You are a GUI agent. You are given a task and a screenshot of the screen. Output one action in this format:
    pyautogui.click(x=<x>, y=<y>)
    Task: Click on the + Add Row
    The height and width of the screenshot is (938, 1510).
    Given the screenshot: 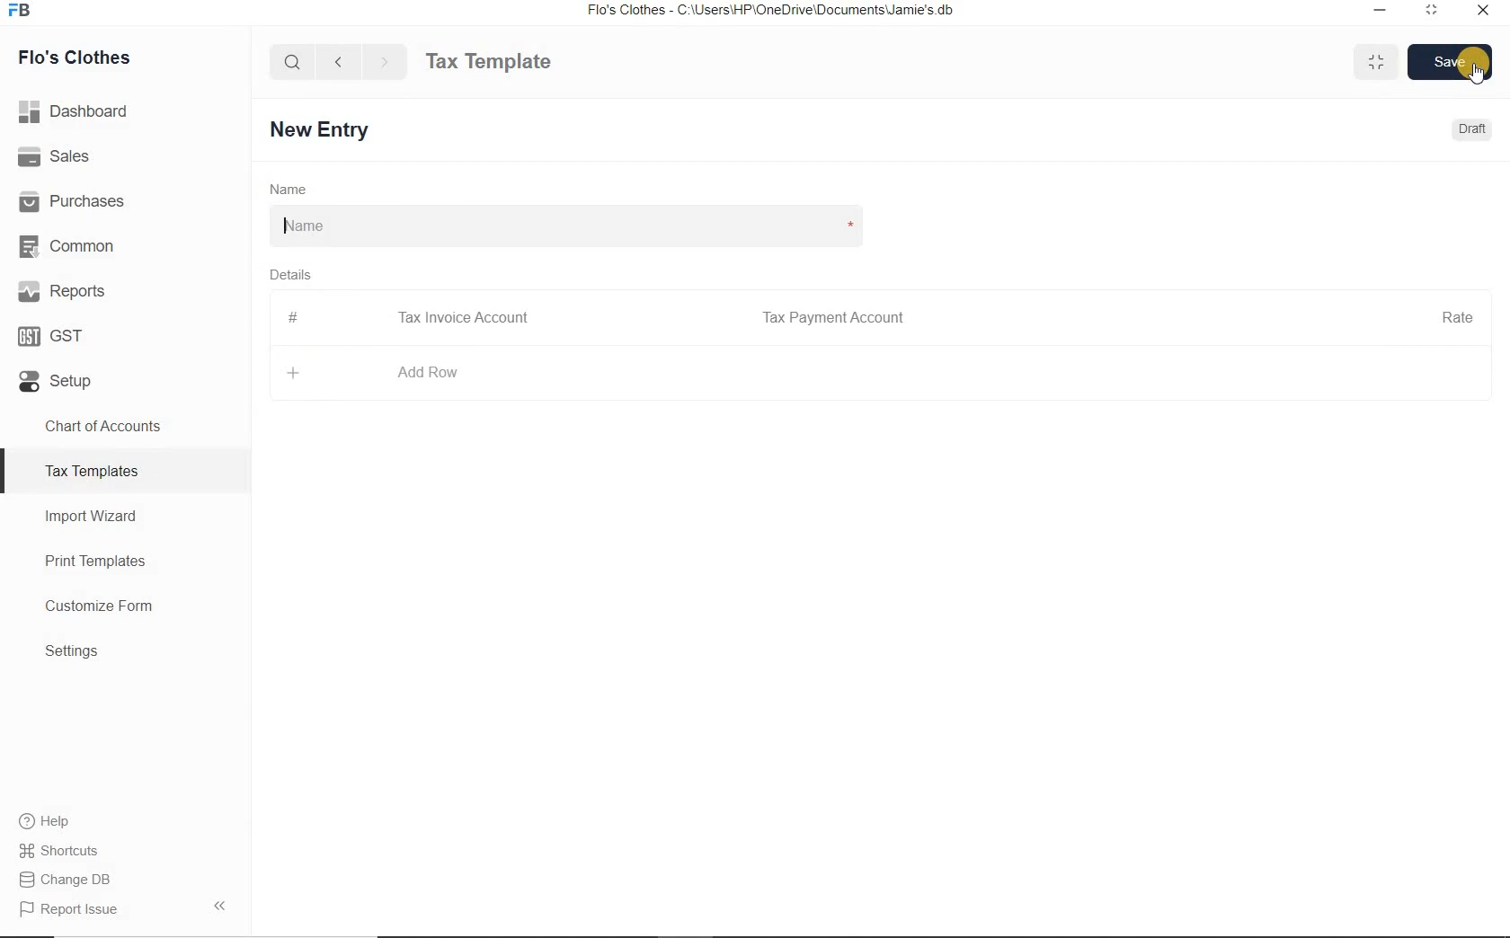 What is the action you would take?
    pyautogui.click(x=375, y=373)
    